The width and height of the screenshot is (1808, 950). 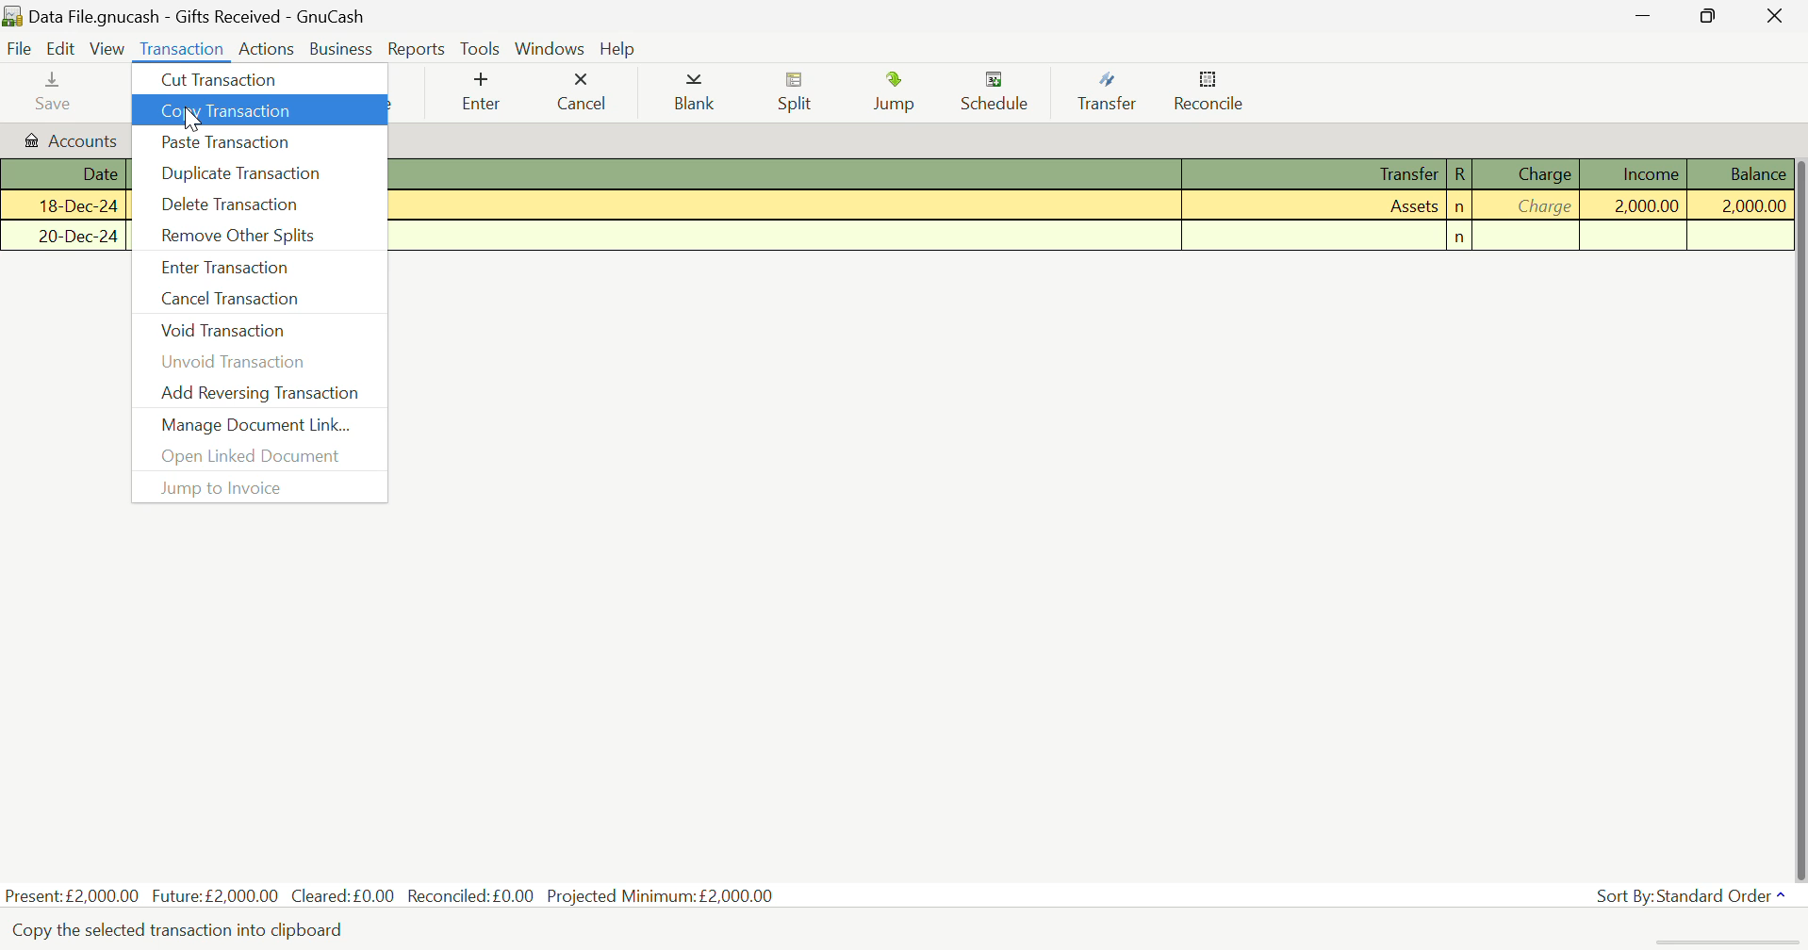 I want to click on Date, so click(x=63, y=237).